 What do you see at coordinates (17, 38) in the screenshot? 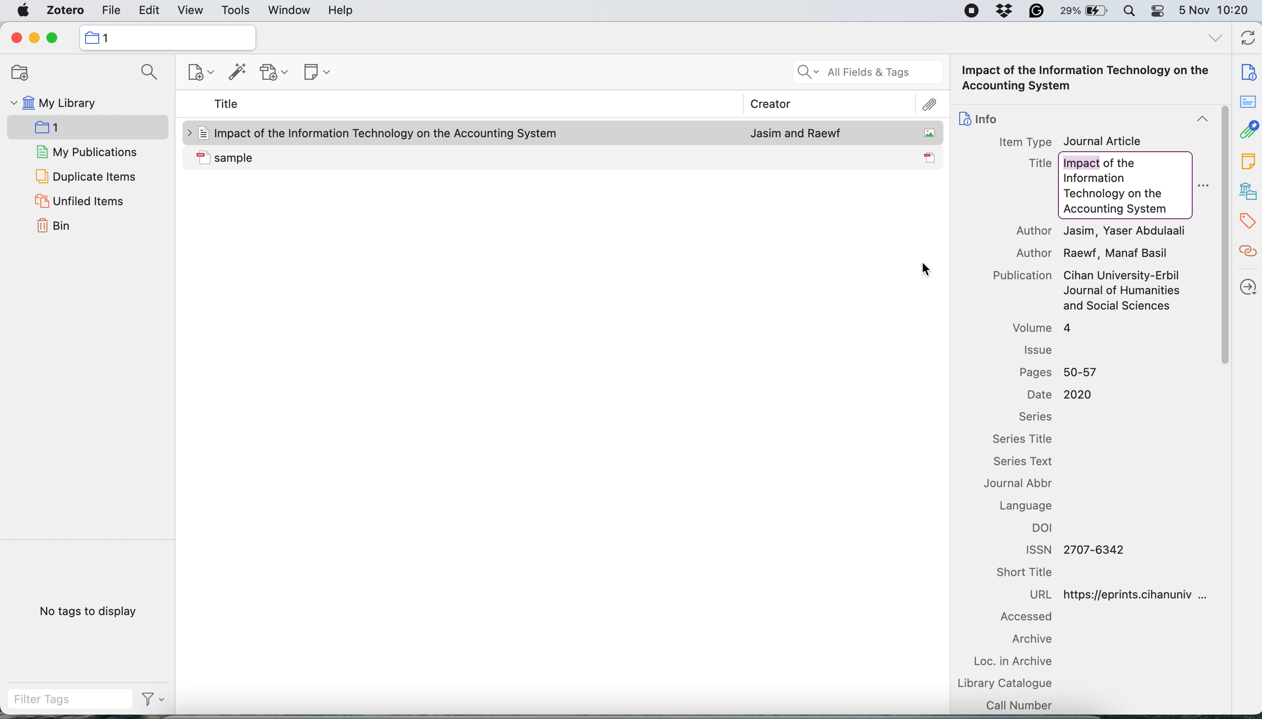
I see `close` at bounding box center [17, 38].